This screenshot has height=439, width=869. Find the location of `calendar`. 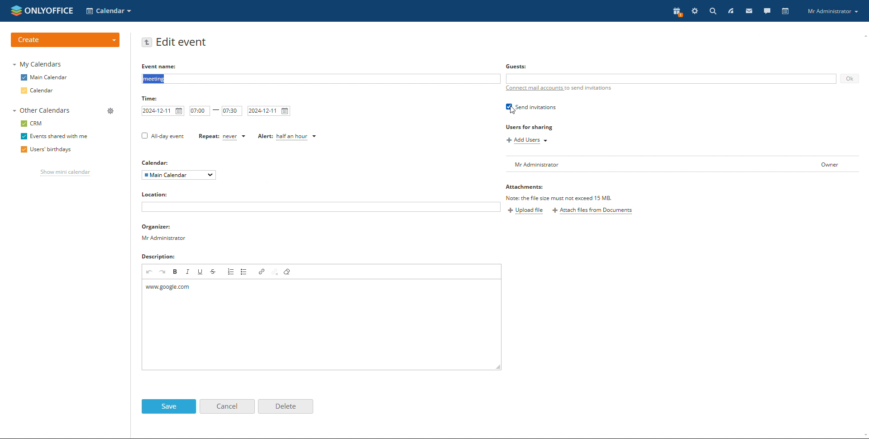

calendar is located at coordinates (786, 11).